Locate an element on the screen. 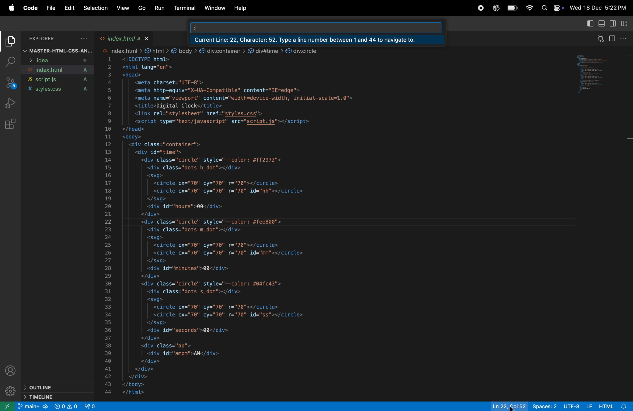 The height and width of the screenshot is (411, 633). edit is located at coordinates (68, 9).